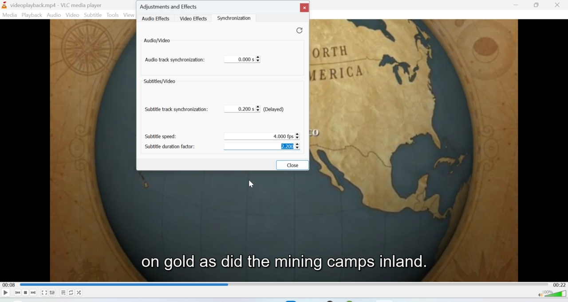 The image size is (568, 302). I want to click on video effects, so click(193, 18).